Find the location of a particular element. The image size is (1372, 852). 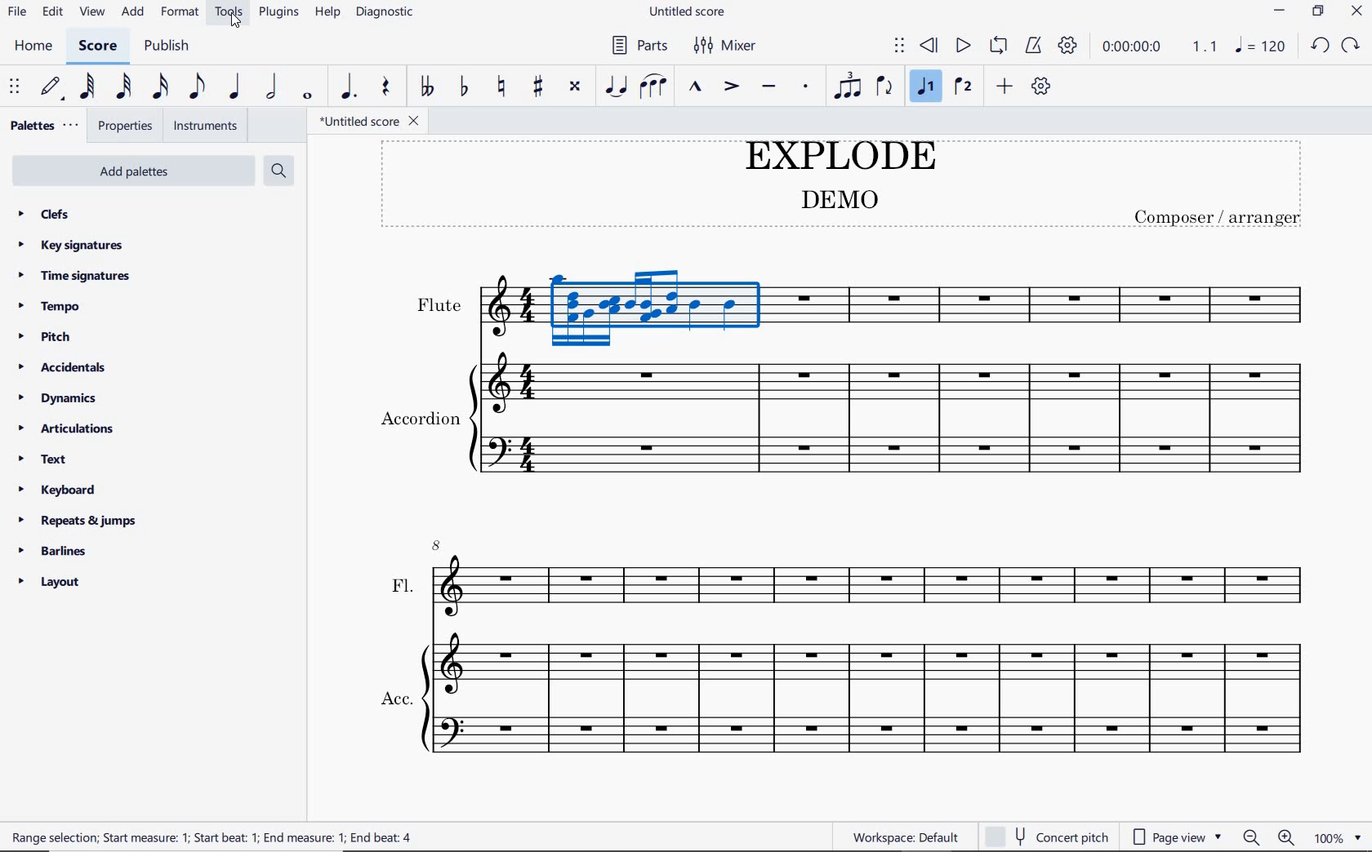

palettes is located at coordinates (42, 124).